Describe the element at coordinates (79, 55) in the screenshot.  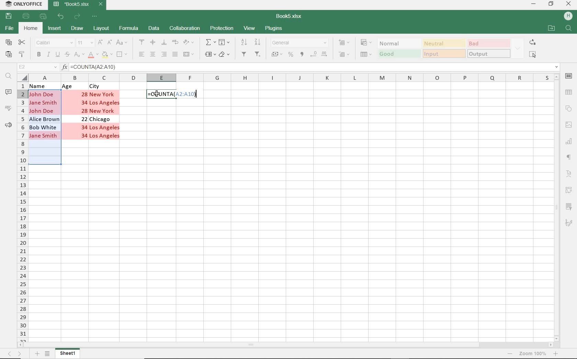
I see `SUBSCRIPT/SUPERSCRIPT` at that location.